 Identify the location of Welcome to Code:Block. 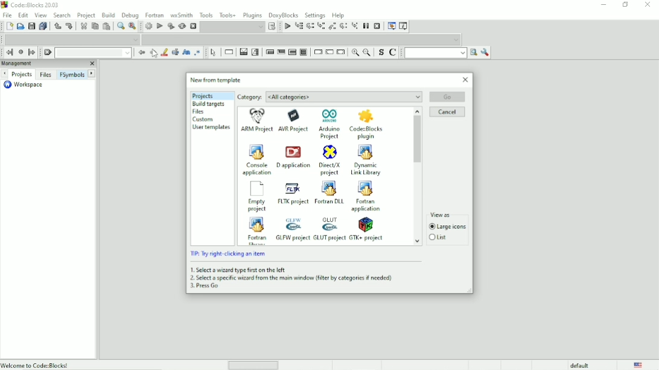
(37, 365).